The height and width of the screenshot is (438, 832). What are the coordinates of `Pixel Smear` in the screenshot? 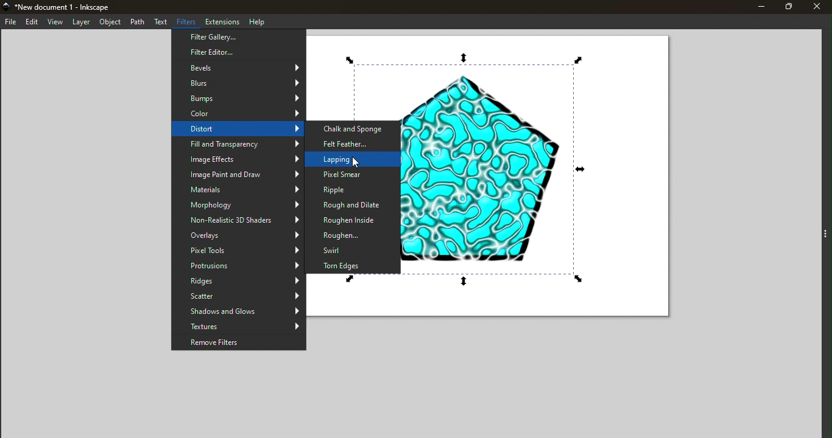 It's located at (353, 175).